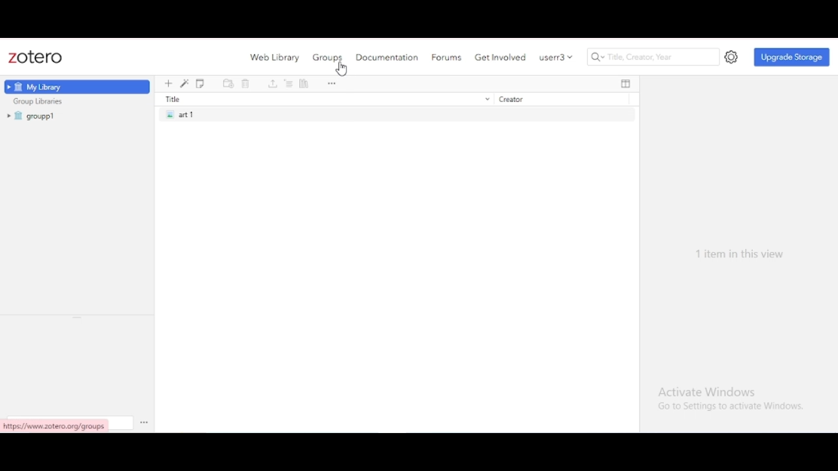  What do you see at coordinates (289, 84) in the screenshot?
I see `create citations` at bounding box center [289, 84].